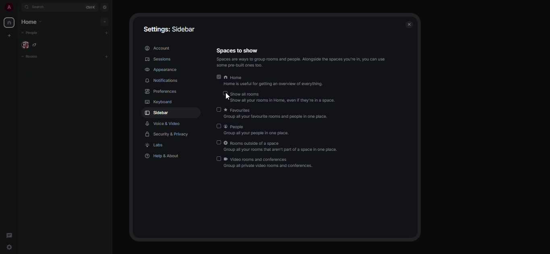 This screenshot has height=254, width=550. Describe the element at coordinates (275, 81) in the screenshot. I see `home` at that location.